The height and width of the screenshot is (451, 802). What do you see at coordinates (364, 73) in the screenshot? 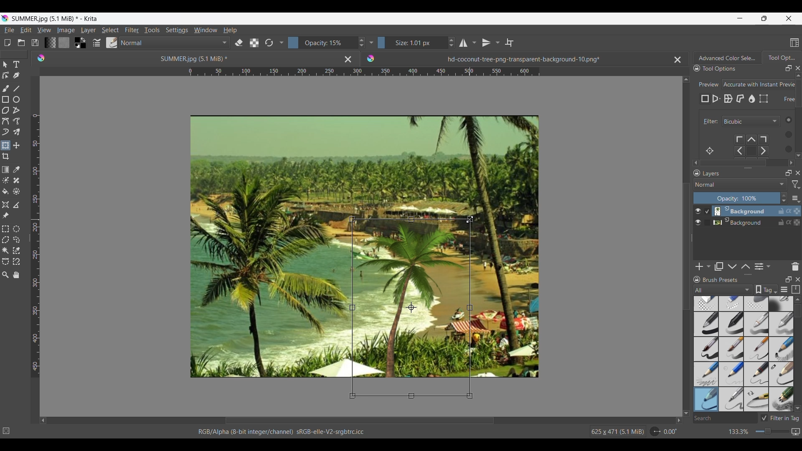
I see `Horizontal ruler` at bounding box center [364, 73].